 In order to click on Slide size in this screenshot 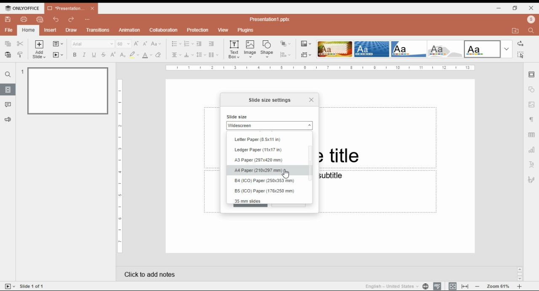, I will do `click(237, 116)`.